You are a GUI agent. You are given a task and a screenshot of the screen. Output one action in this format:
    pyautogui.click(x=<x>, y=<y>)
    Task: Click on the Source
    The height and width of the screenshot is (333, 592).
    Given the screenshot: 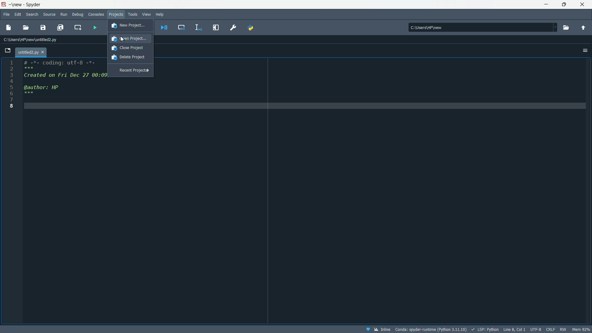 What is the action you would take?
    pyautogui.click(x=50, y=14)
    